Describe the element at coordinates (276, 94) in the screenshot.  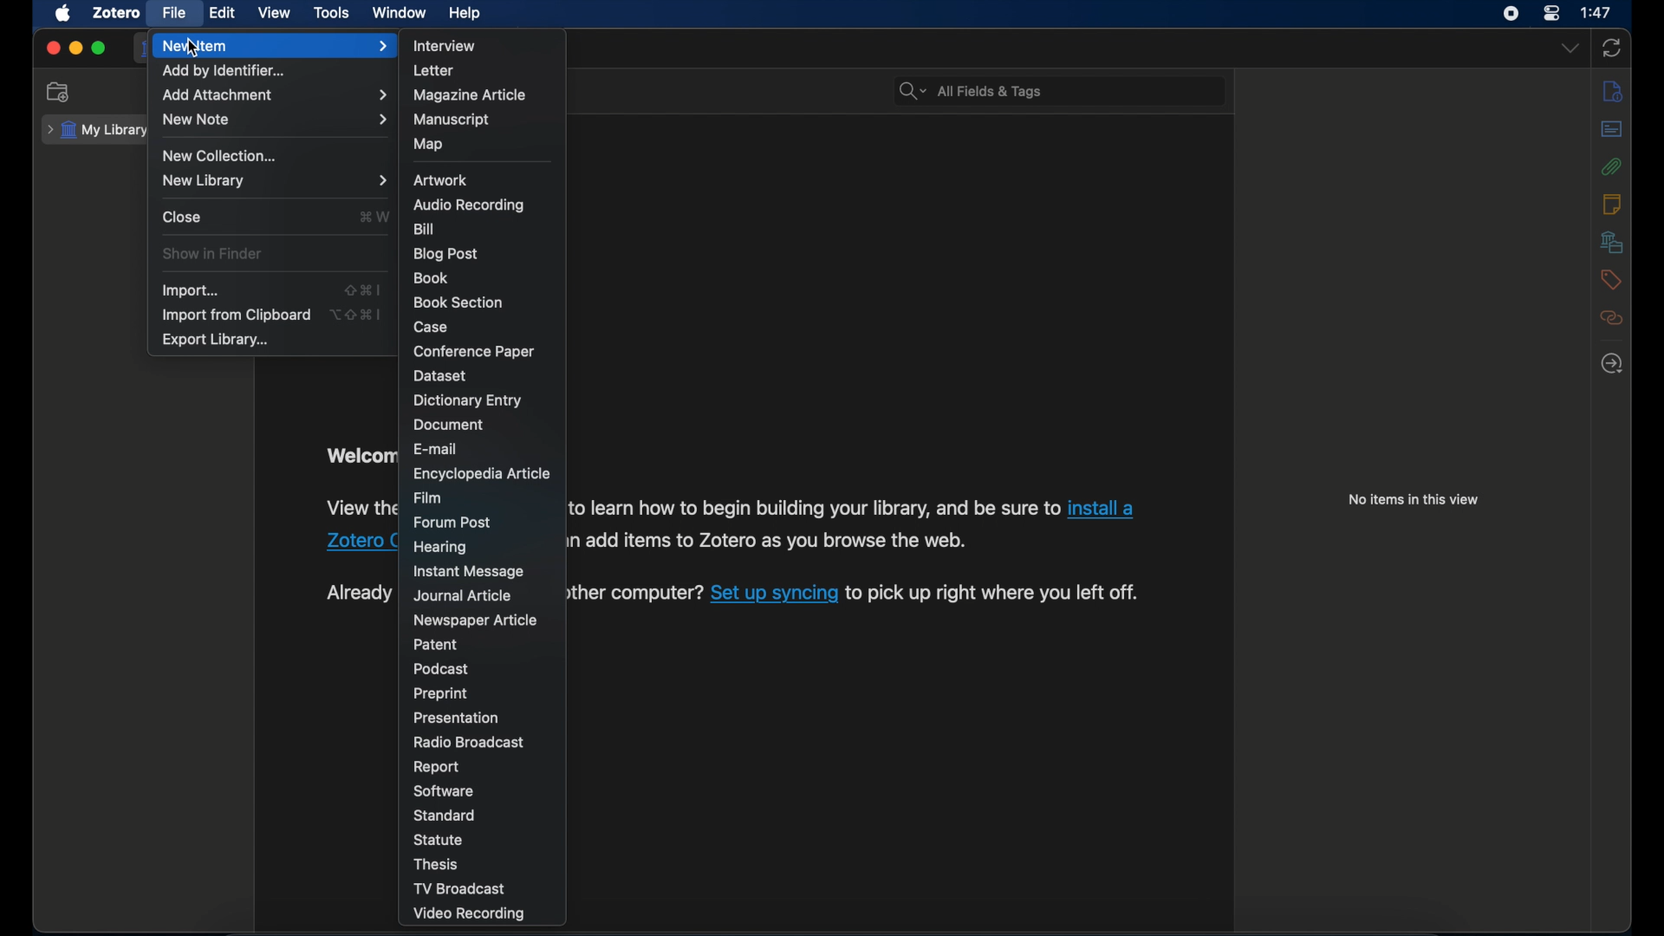
I see `add attachment` at that location.